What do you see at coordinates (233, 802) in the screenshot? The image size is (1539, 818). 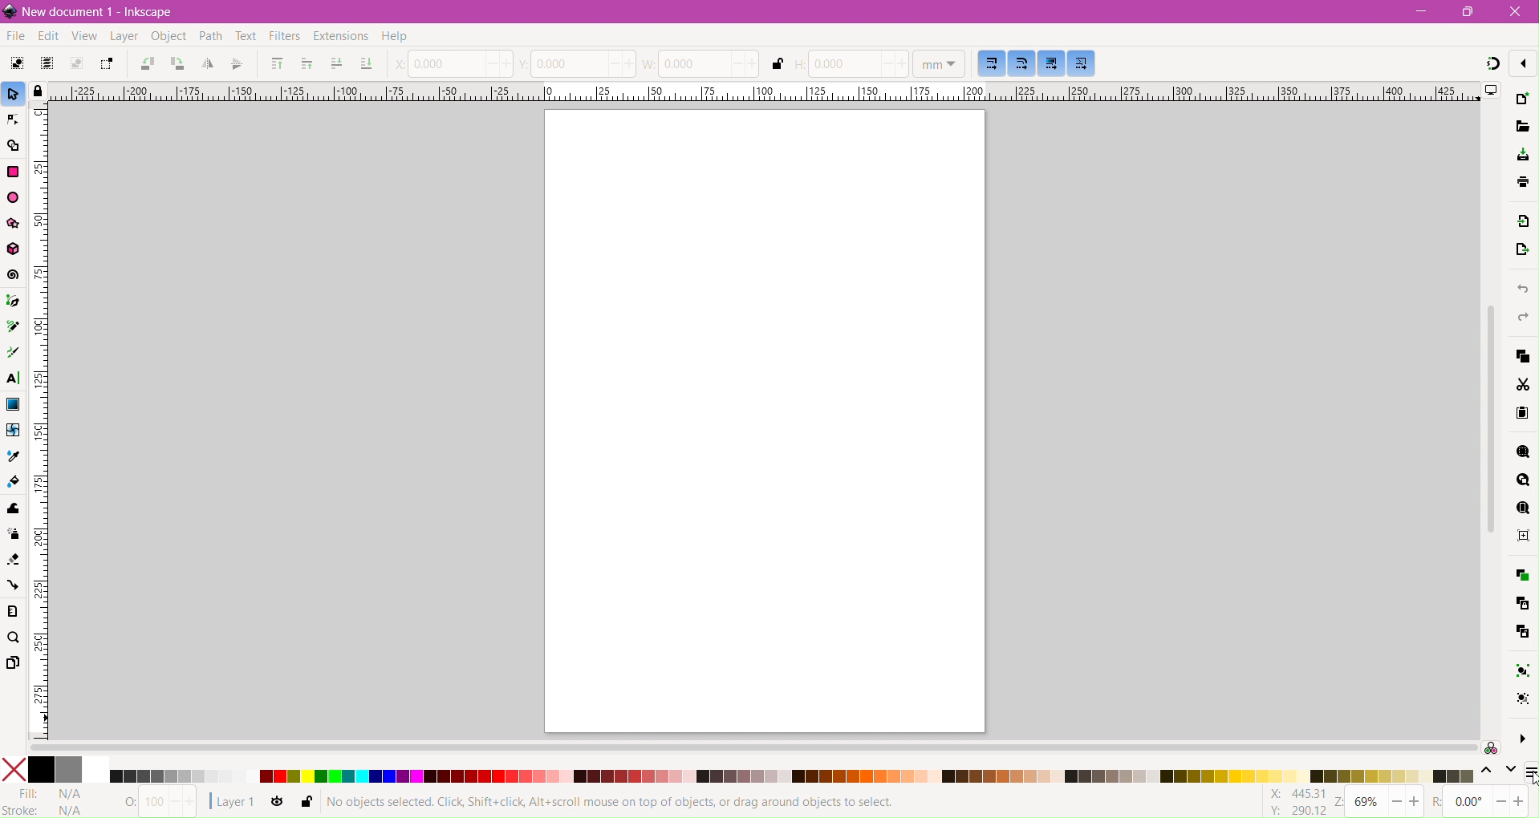 I see `Current Layer` at bounding box center [233, 802].